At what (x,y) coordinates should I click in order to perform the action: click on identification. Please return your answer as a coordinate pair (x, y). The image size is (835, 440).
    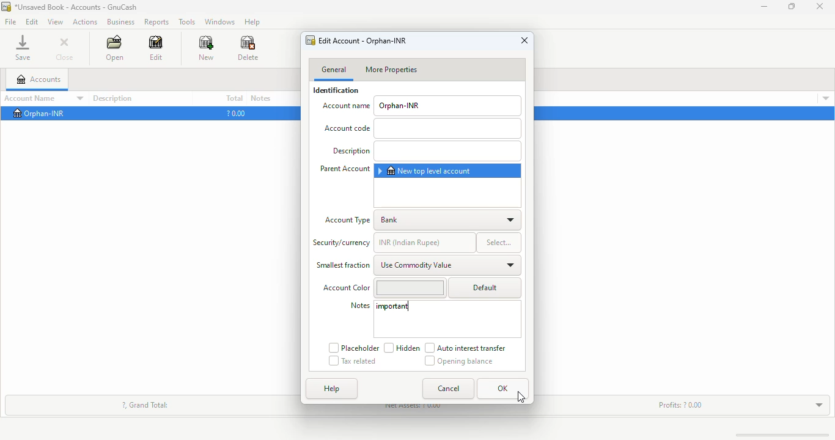
    Looking at the image, I should click on (336, 90).